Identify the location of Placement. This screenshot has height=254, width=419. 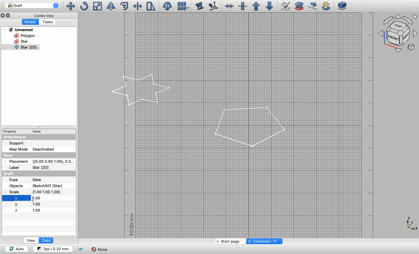
(16, 161).